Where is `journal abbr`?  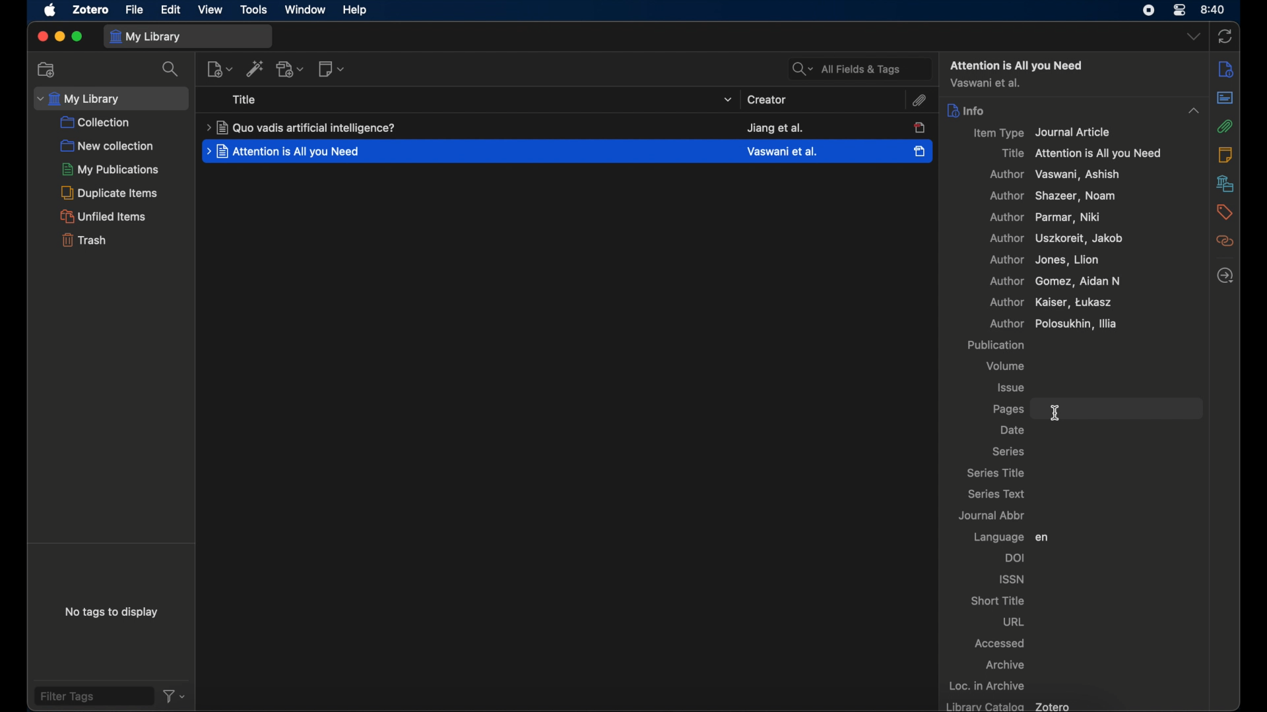 journal abbr is located at coordinates (993, 514).